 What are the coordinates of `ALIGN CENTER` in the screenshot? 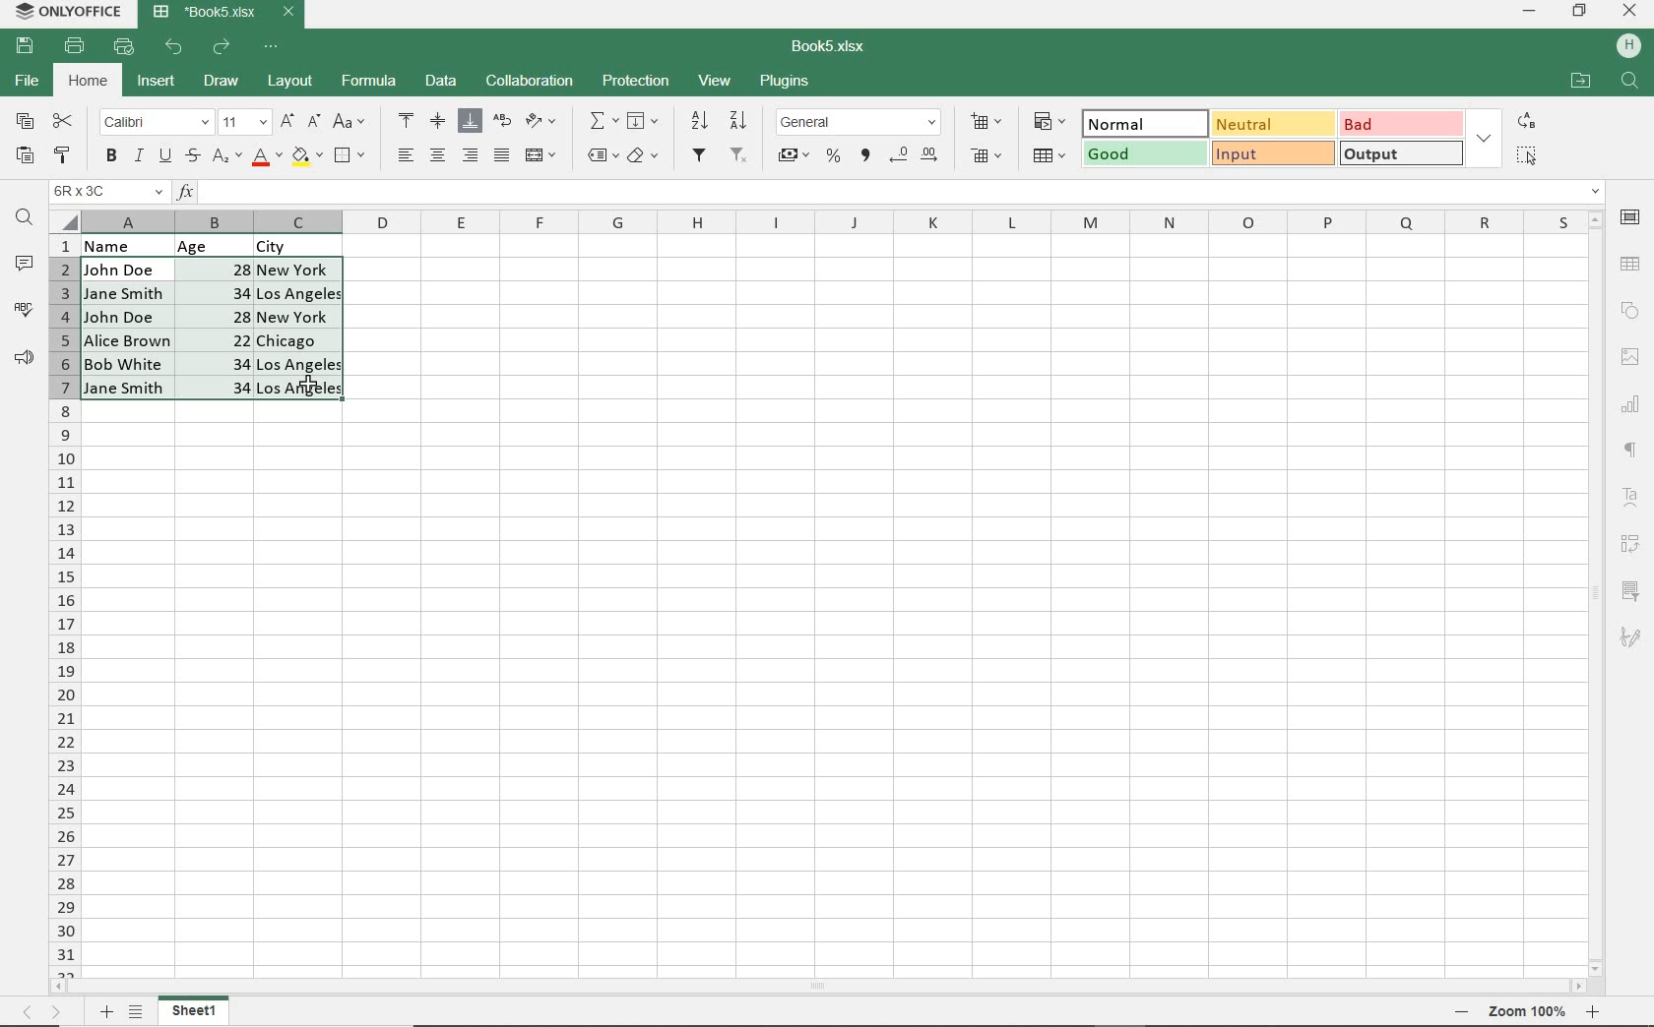 It's located at (436, 156).